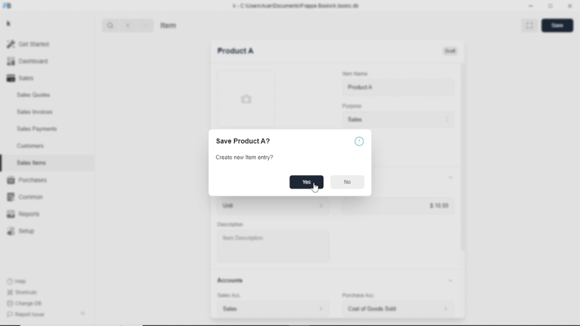 The image size is (580, 326). Describe the element at coordinates (26, 304) in the screenshot. I see `Change DB` at that location.